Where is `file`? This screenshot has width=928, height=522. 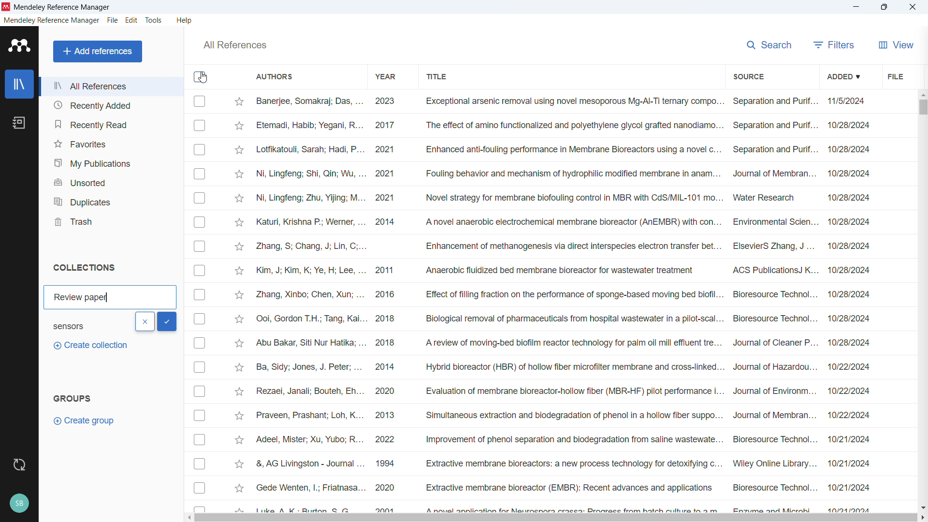
file is located at coordinates (895, 75).